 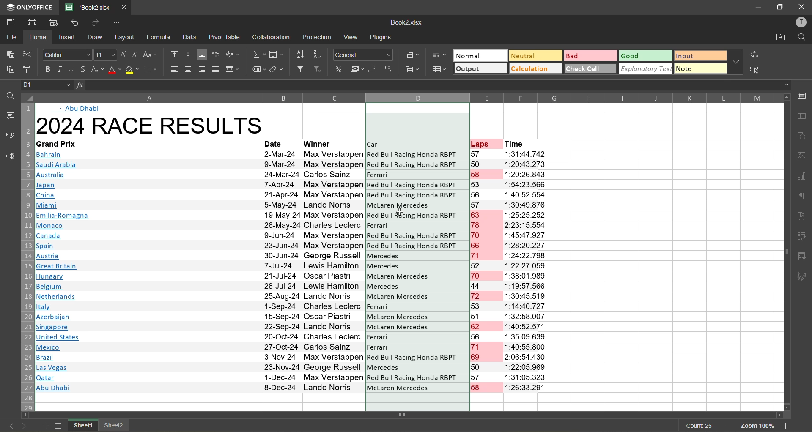 What do you see at coordinates (119, 22) in the screenshot?
I see `customize quick access toolbar` at bounding box center [119, 22].